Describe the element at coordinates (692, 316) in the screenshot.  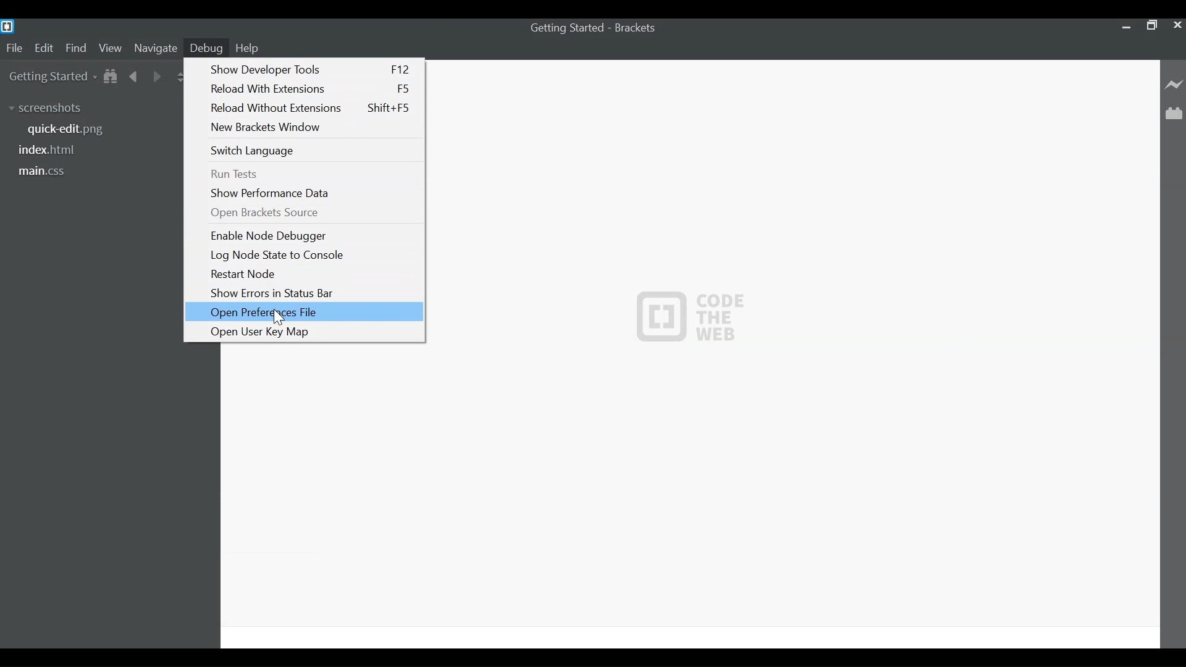
I see `Logo` at that location.